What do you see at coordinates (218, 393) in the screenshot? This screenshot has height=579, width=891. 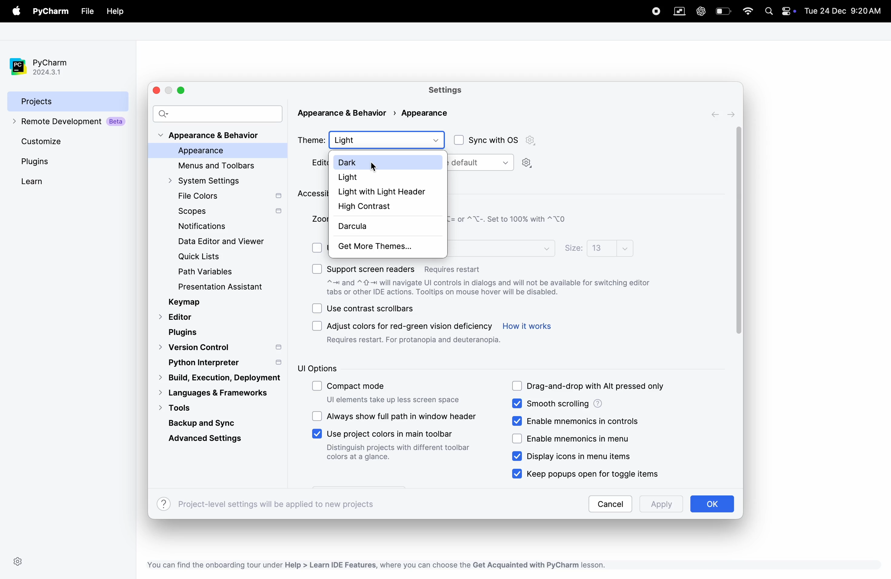 I see `language and frameworks` at bounding box center [218, 393].